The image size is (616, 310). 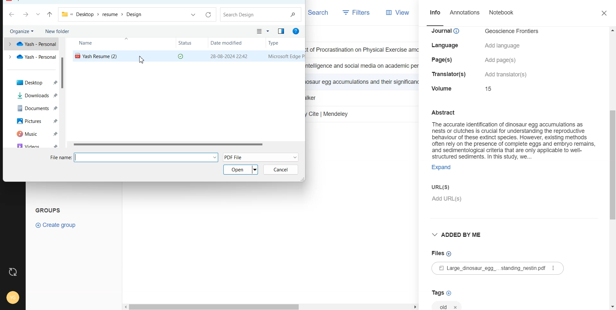 I want to click on One Drive, so click(x=29, y=44).